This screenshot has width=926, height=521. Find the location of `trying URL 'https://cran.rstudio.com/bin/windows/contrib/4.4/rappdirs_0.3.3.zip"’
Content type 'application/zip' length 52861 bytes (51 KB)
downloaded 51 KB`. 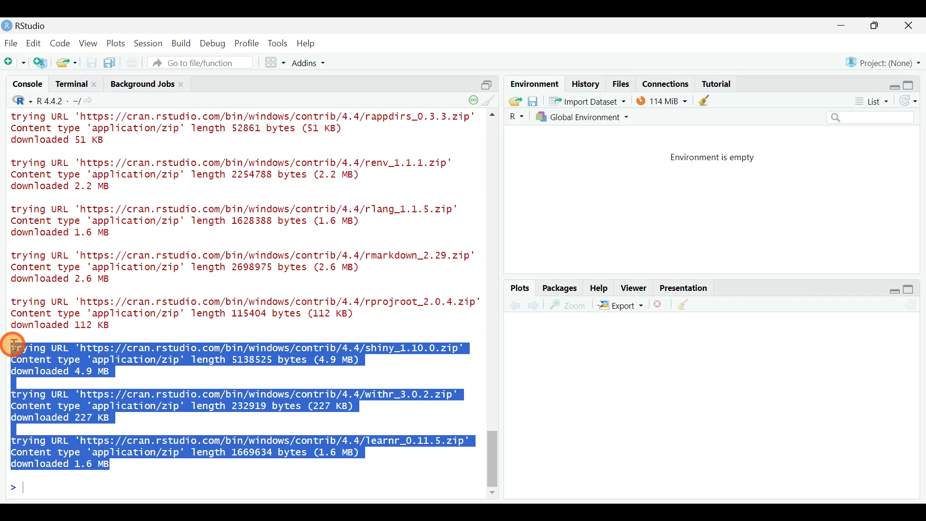

trying URL 'https://cran.rstudio.com/bin/windows/contrib/4.4/rappdirs_0.3.3.zip"’
Content type 'application/zip' length 52861 bytes (51 KB)
downloaded 51 KB is located at coordinates (245, 130).